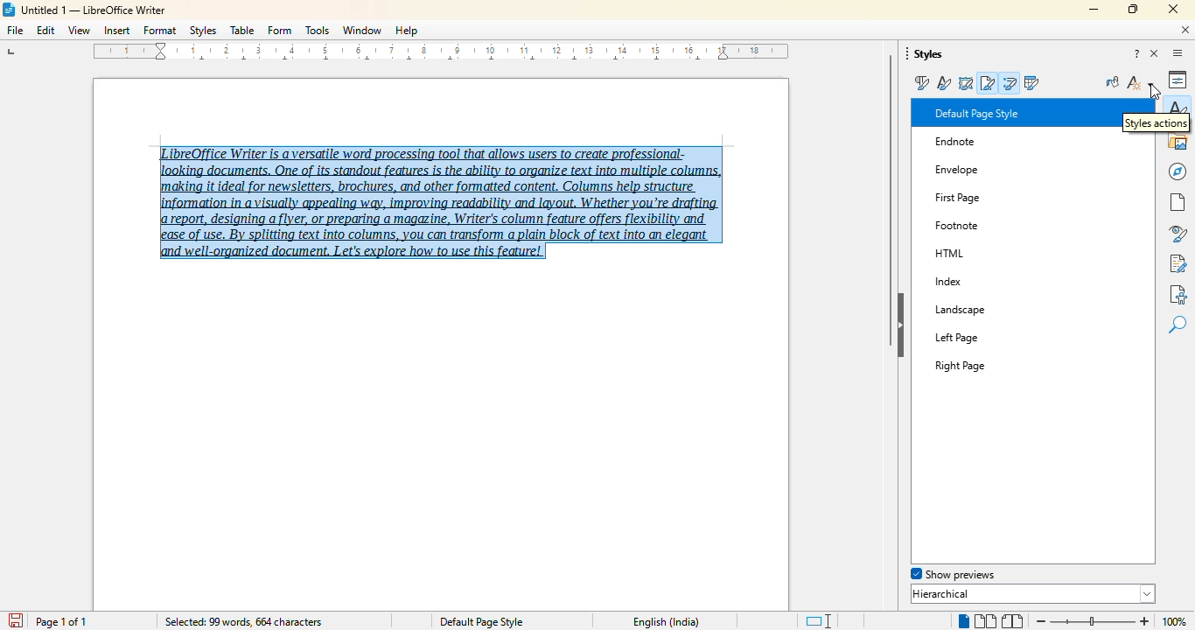 The width and height of the screenshot is (1195, 630). What do you see at coordinates (160, 30) in the screenshot?
I see `format` at bounding box center [160, 30].